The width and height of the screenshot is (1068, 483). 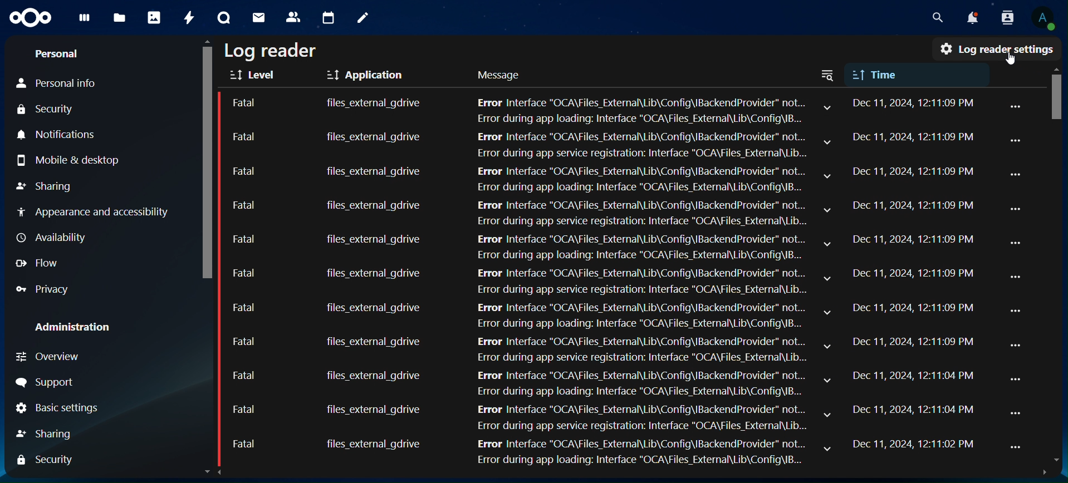 What do you see at coordinates (1004, 17) in the screenshot?
I see `search contacts` at bounding box center [1004, 17].